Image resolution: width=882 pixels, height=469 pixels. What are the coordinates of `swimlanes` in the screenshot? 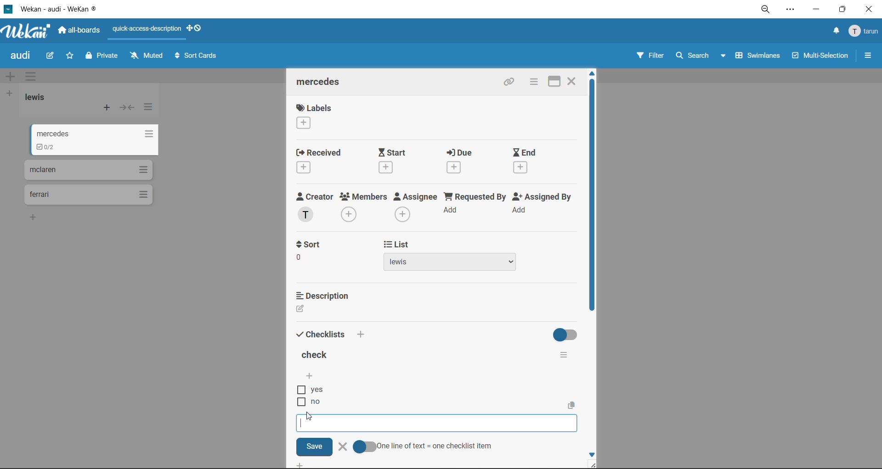 It's located at (759, 57).